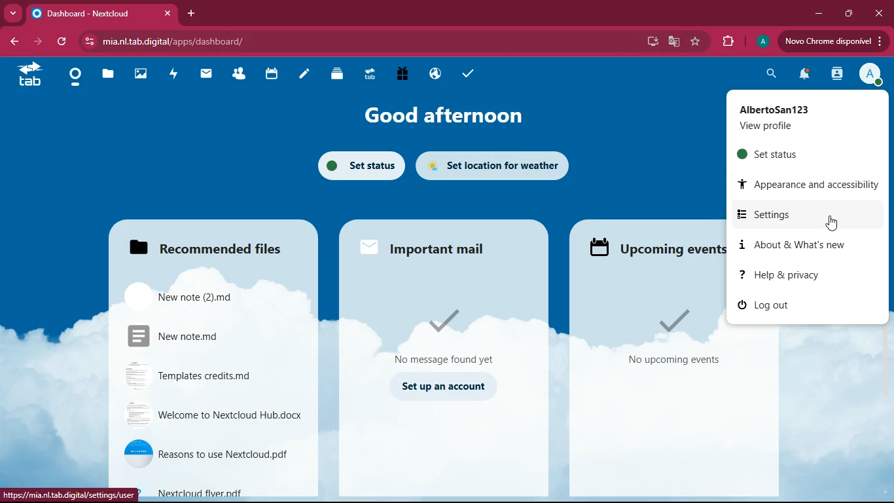 This screenshot has width=894, height=503. Describe the element at coordinates (832, 41) in the screenshot. I see `update` at that location.